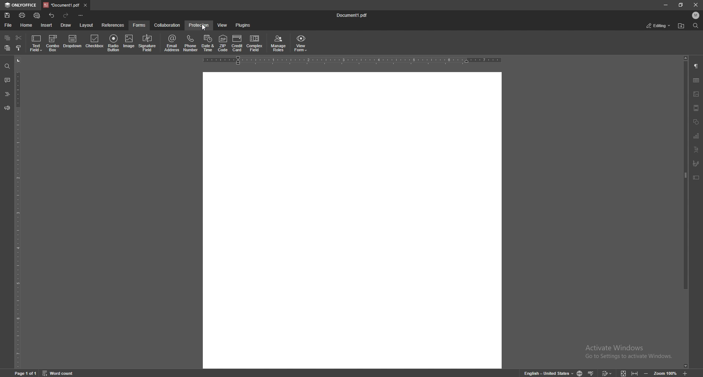  Describe the element at coordinates (592, 372) in the screenshot. I see `spell check` at that location.